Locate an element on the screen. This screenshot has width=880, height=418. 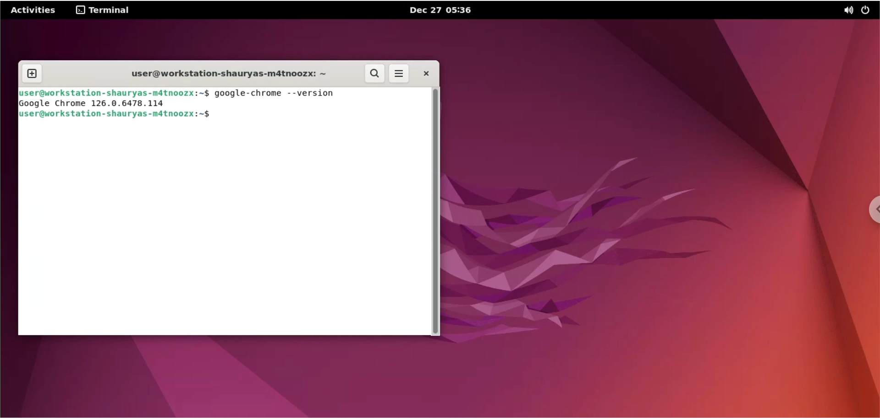
more option is located at coordinates (400, 75).